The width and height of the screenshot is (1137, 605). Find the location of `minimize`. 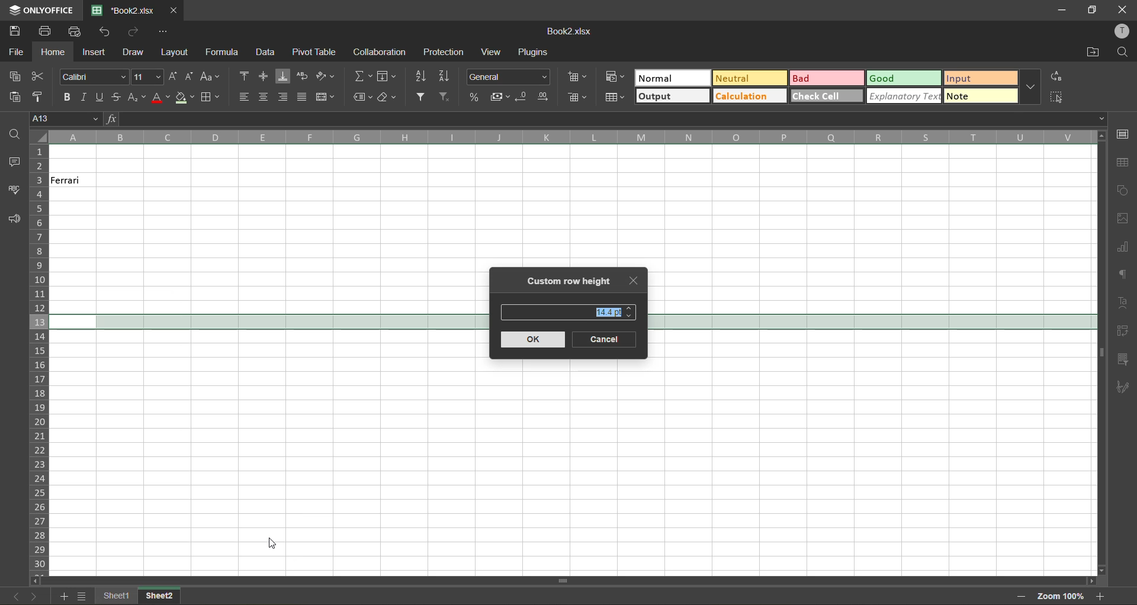

minimize is located at coordinates (1060, 9).